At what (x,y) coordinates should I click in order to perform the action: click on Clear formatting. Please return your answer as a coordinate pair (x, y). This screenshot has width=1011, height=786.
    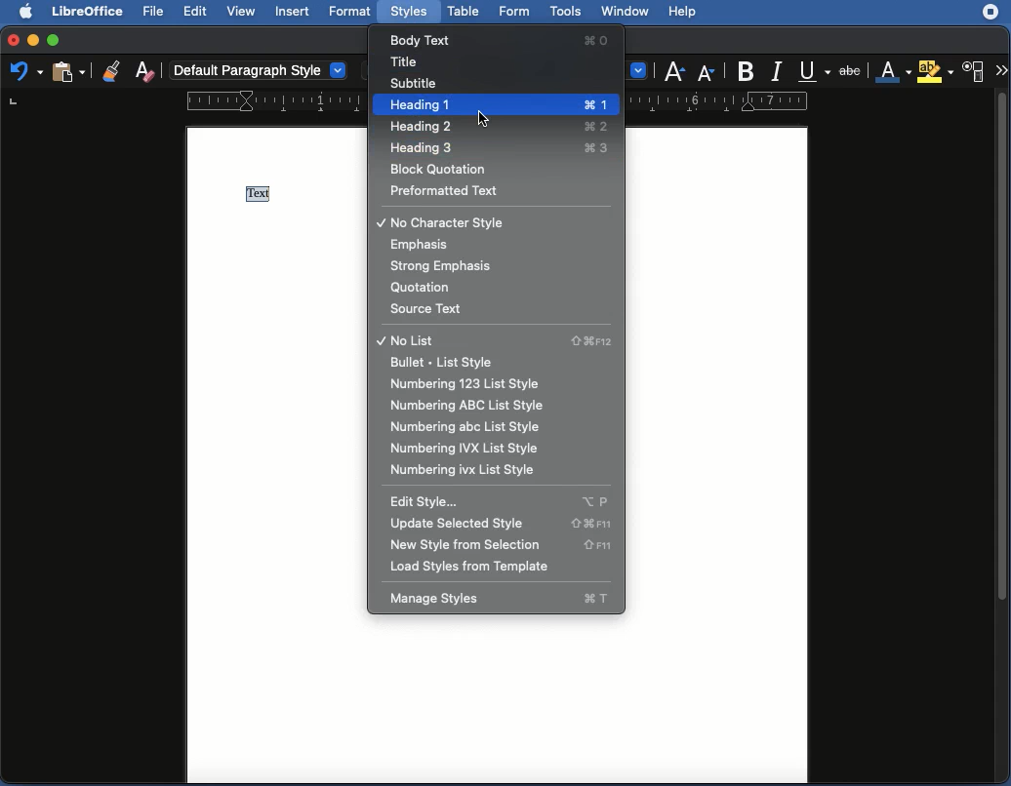
    Looking at the image, I should click on (149, 70).